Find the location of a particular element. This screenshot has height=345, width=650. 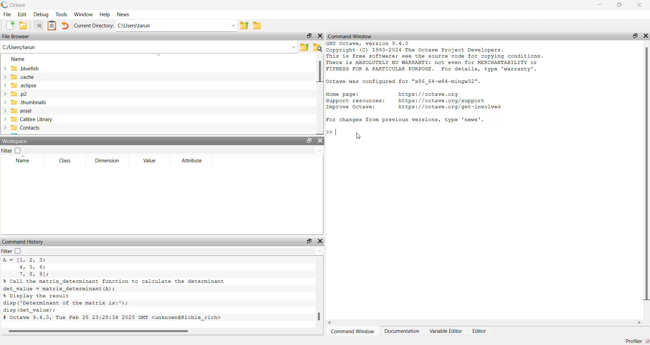

close is located at coordinates (320, 36).